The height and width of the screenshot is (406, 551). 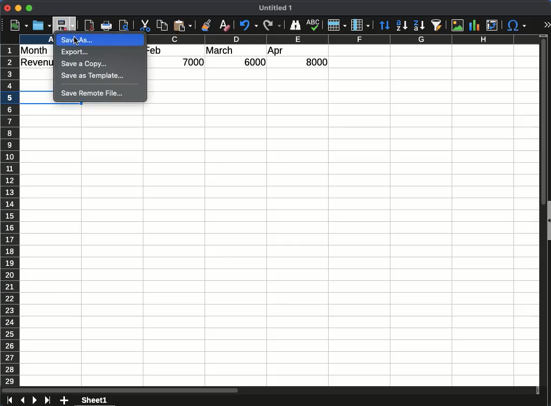 What do you see at coordinates (75, 40) in the screenshot?
I see `save as` at bounding box center [75, 40].